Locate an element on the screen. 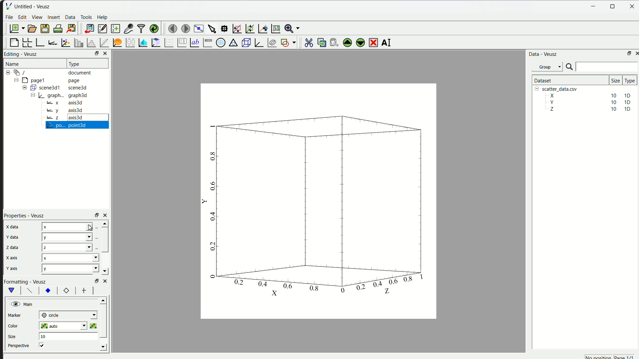 The image size is (639, 359). plot function is located at coordinates (116, 43).